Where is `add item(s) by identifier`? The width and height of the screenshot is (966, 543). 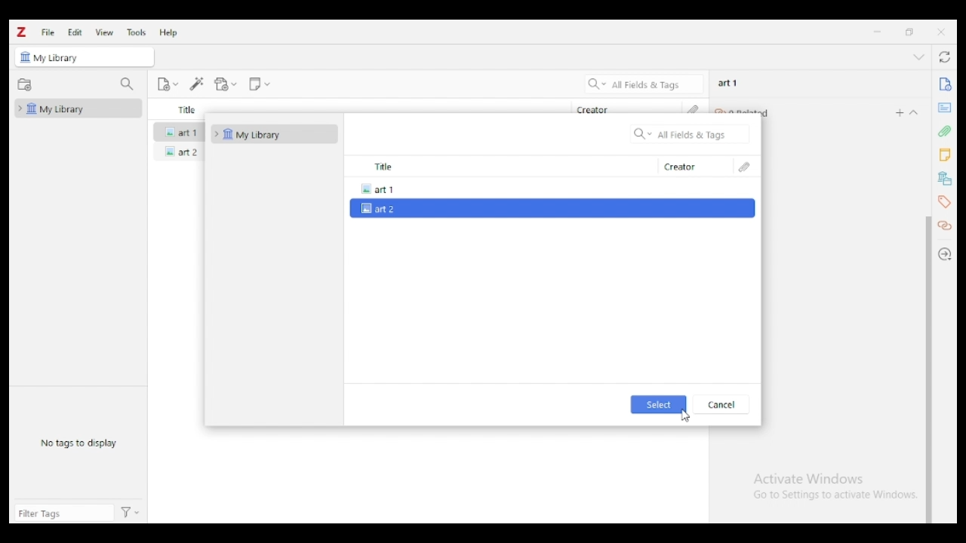 add item(s) by identifier is located at coordinates (198, 84).